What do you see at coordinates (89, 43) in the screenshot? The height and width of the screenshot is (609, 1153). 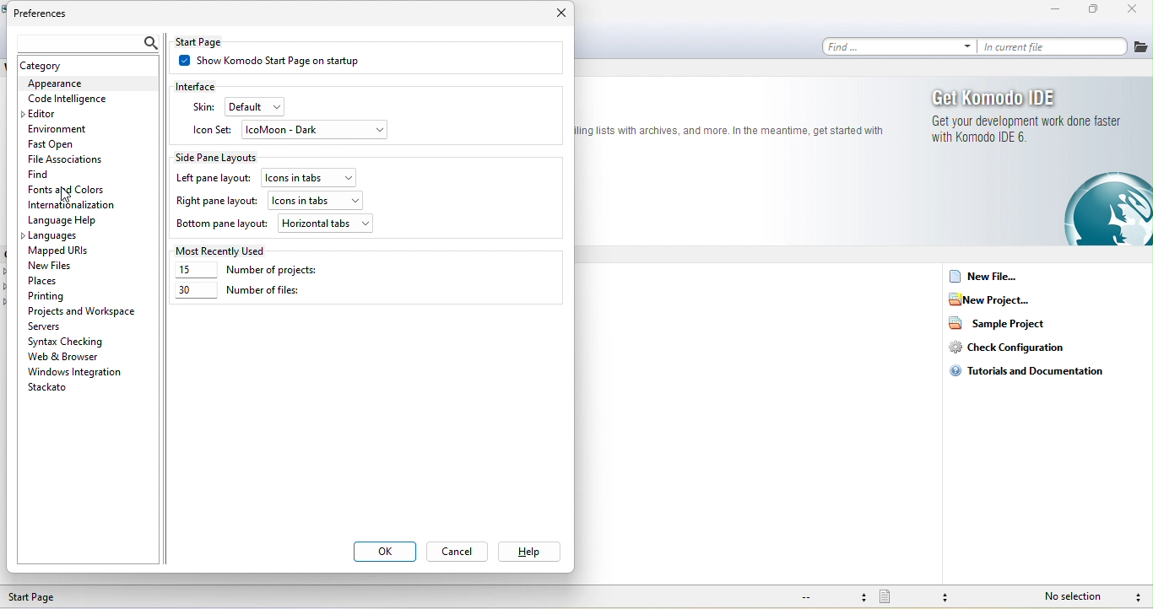 I see `search bar` at bounding box center [89, 43].